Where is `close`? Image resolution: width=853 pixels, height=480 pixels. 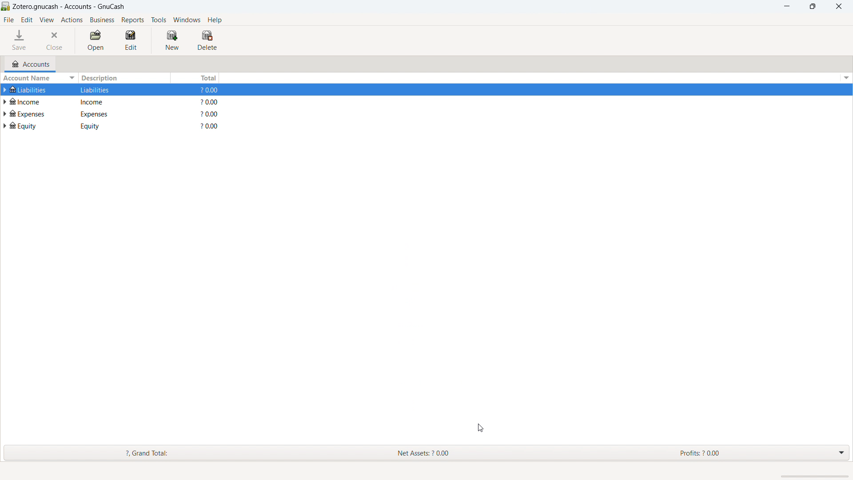 close is located at coordinates (56, 40).